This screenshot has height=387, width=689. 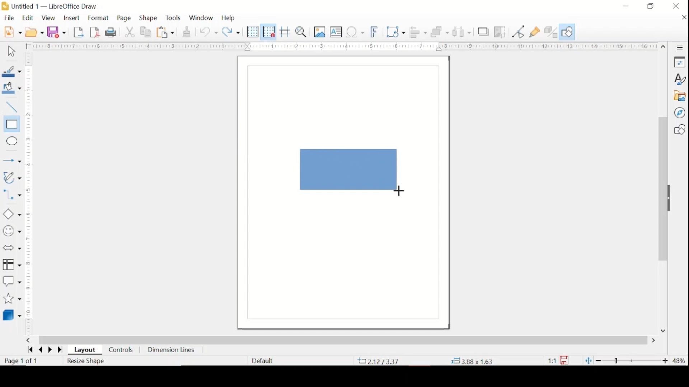 I want to click on symbols and shapes, so click(x=11, y=231).